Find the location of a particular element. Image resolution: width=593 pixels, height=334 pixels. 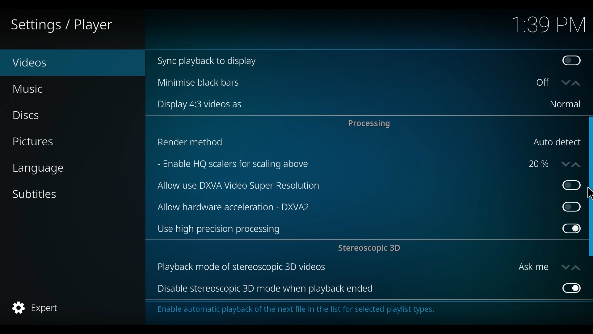

Subtitles is located at coordinates (35, 194).